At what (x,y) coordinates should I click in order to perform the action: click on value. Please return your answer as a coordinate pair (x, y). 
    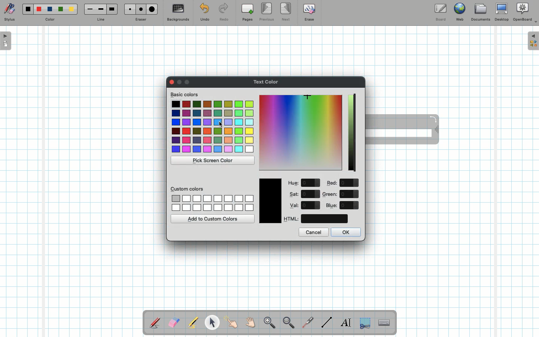
    Looking at the image, I should click on (311, 183).